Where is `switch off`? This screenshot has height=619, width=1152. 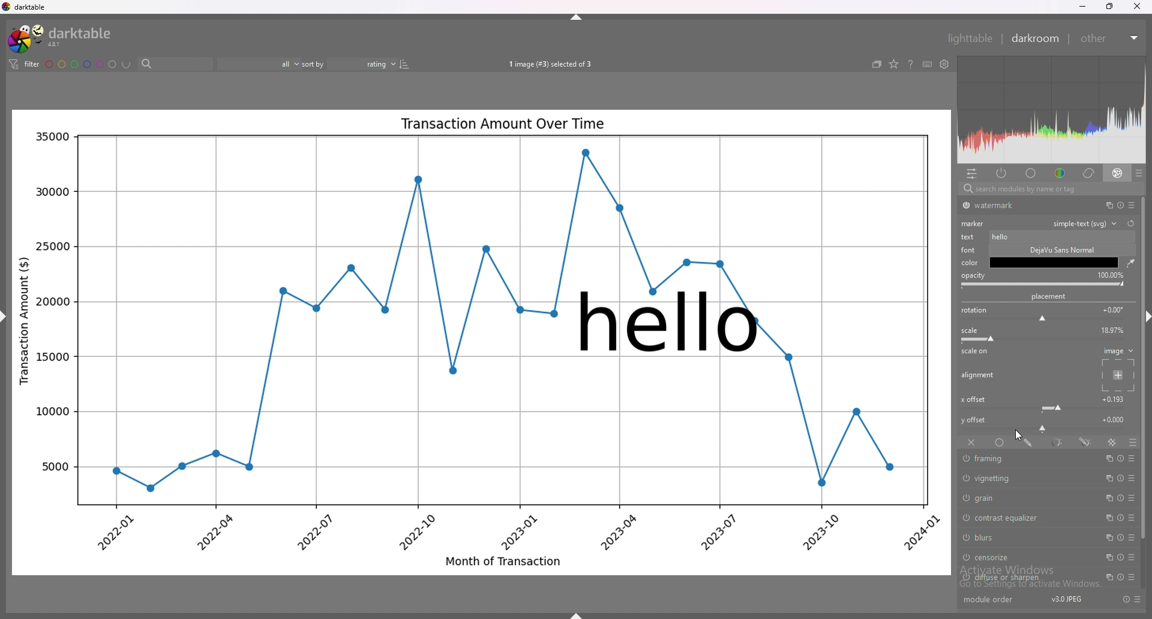
switch off is located at coordinates (966, 538).